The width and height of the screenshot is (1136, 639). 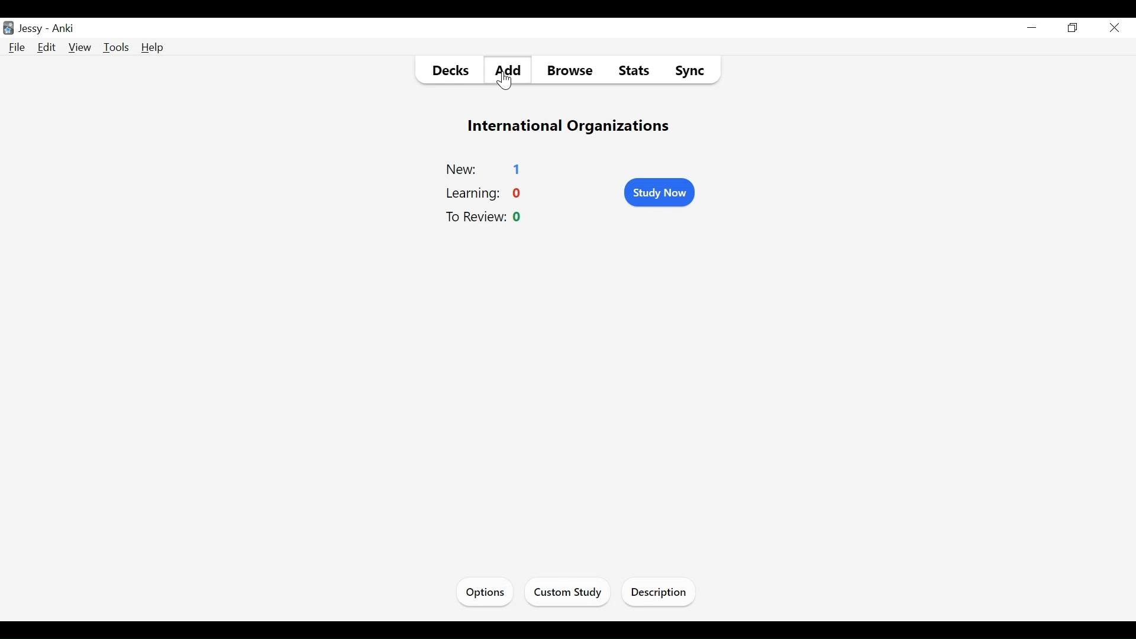 What do you see at coordinates (506, 71) in the screenshot?
I see `Add` at bounding box center [506, 71].